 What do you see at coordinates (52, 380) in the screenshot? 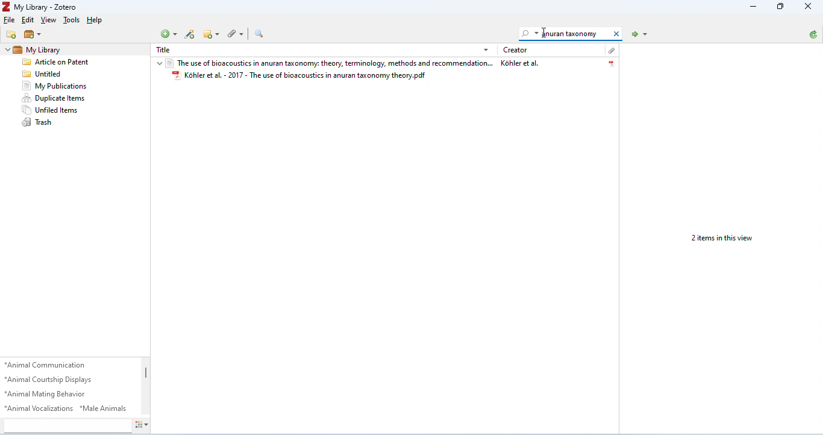
I see `“Animal Courtship Displays` at bounding box center [52, 380].